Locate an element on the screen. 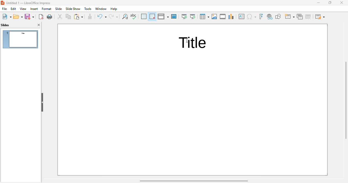  paste is located at coordinates (78, 17).